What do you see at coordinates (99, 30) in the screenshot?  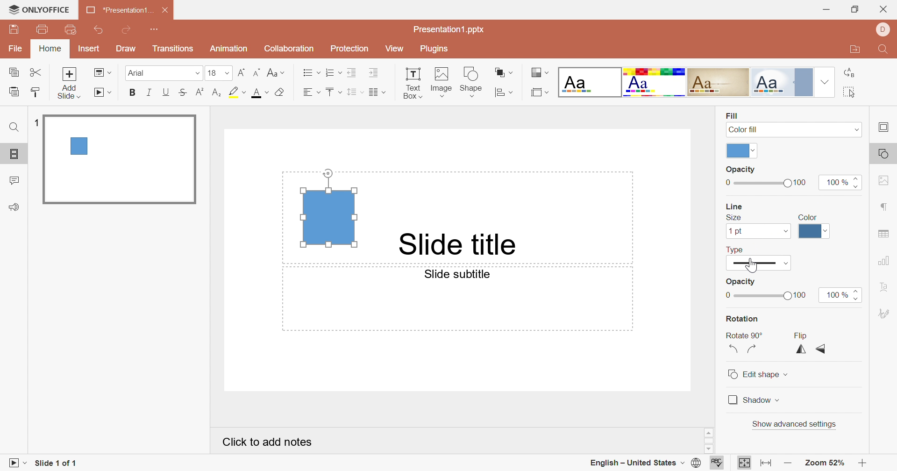 I see `Undo` at bounding box center [99, 30].